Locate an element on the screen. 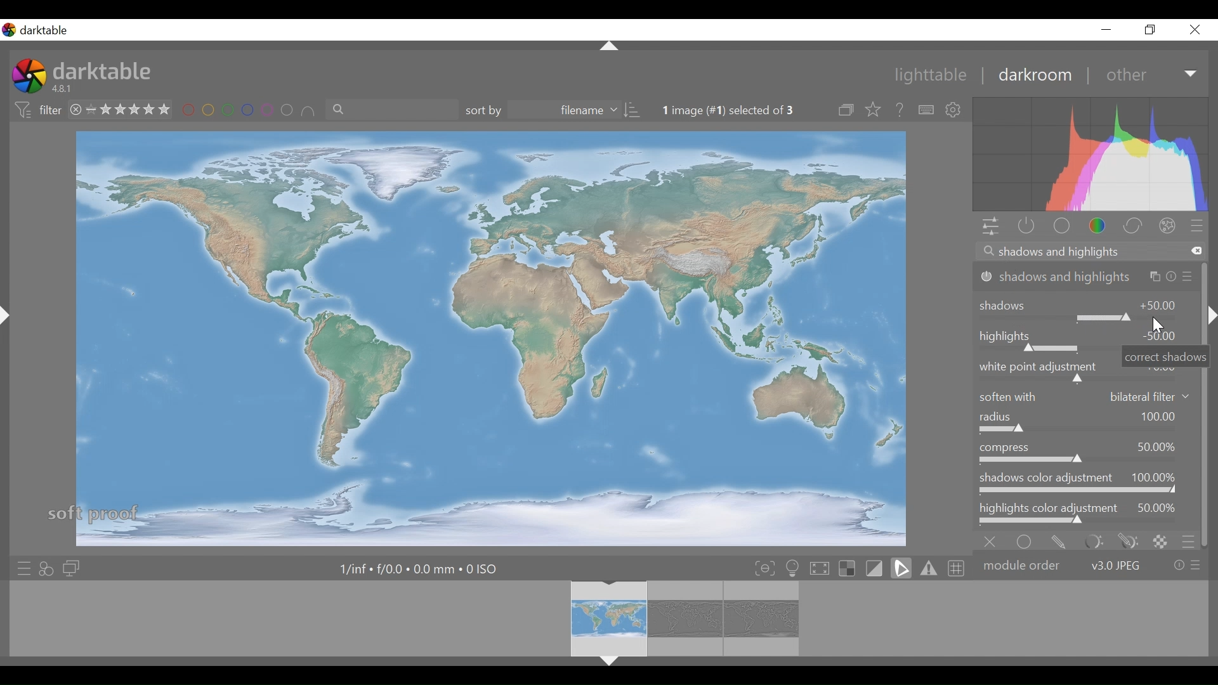 Image resolution: width=1218 pixels, height=685 pixels.  is located at coordinates (1217, 315).